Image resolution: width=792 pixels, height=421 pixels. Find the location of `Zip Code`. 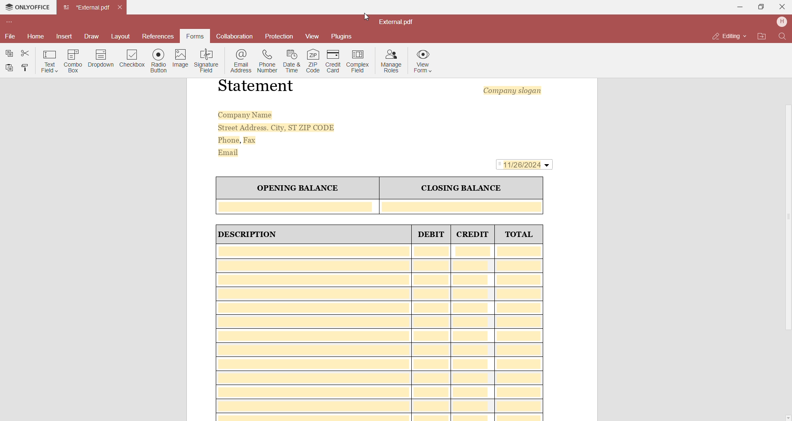

Zip Code is located at coordinates (313, 60).